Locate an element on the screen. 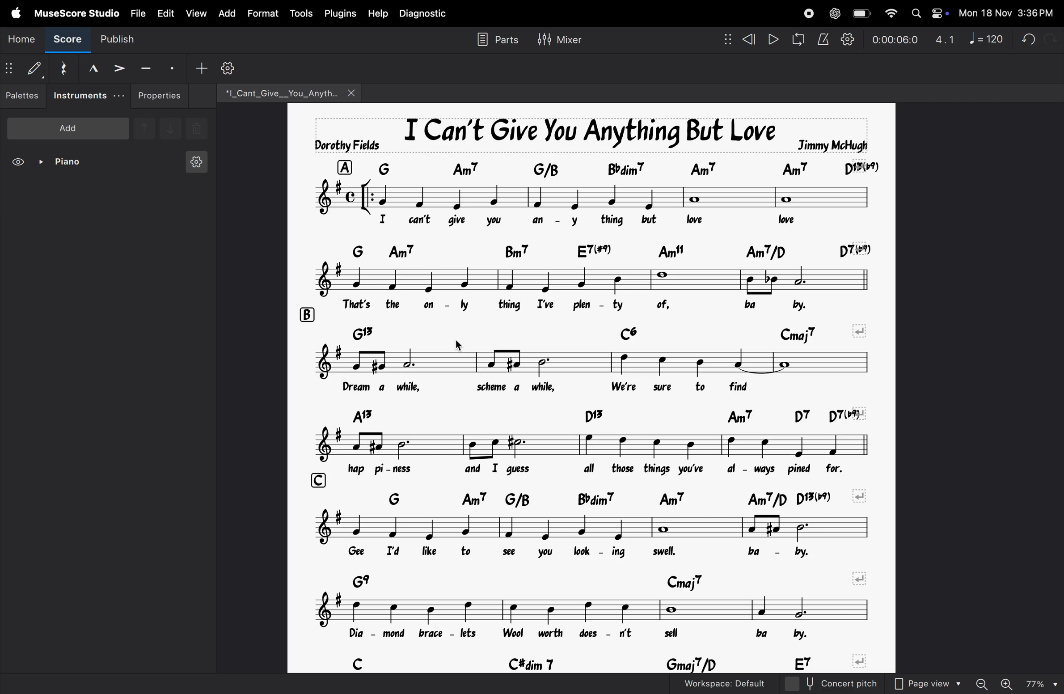 This screenshot has height=694, width=1064. workspace default is located at coordinates (724, 683).